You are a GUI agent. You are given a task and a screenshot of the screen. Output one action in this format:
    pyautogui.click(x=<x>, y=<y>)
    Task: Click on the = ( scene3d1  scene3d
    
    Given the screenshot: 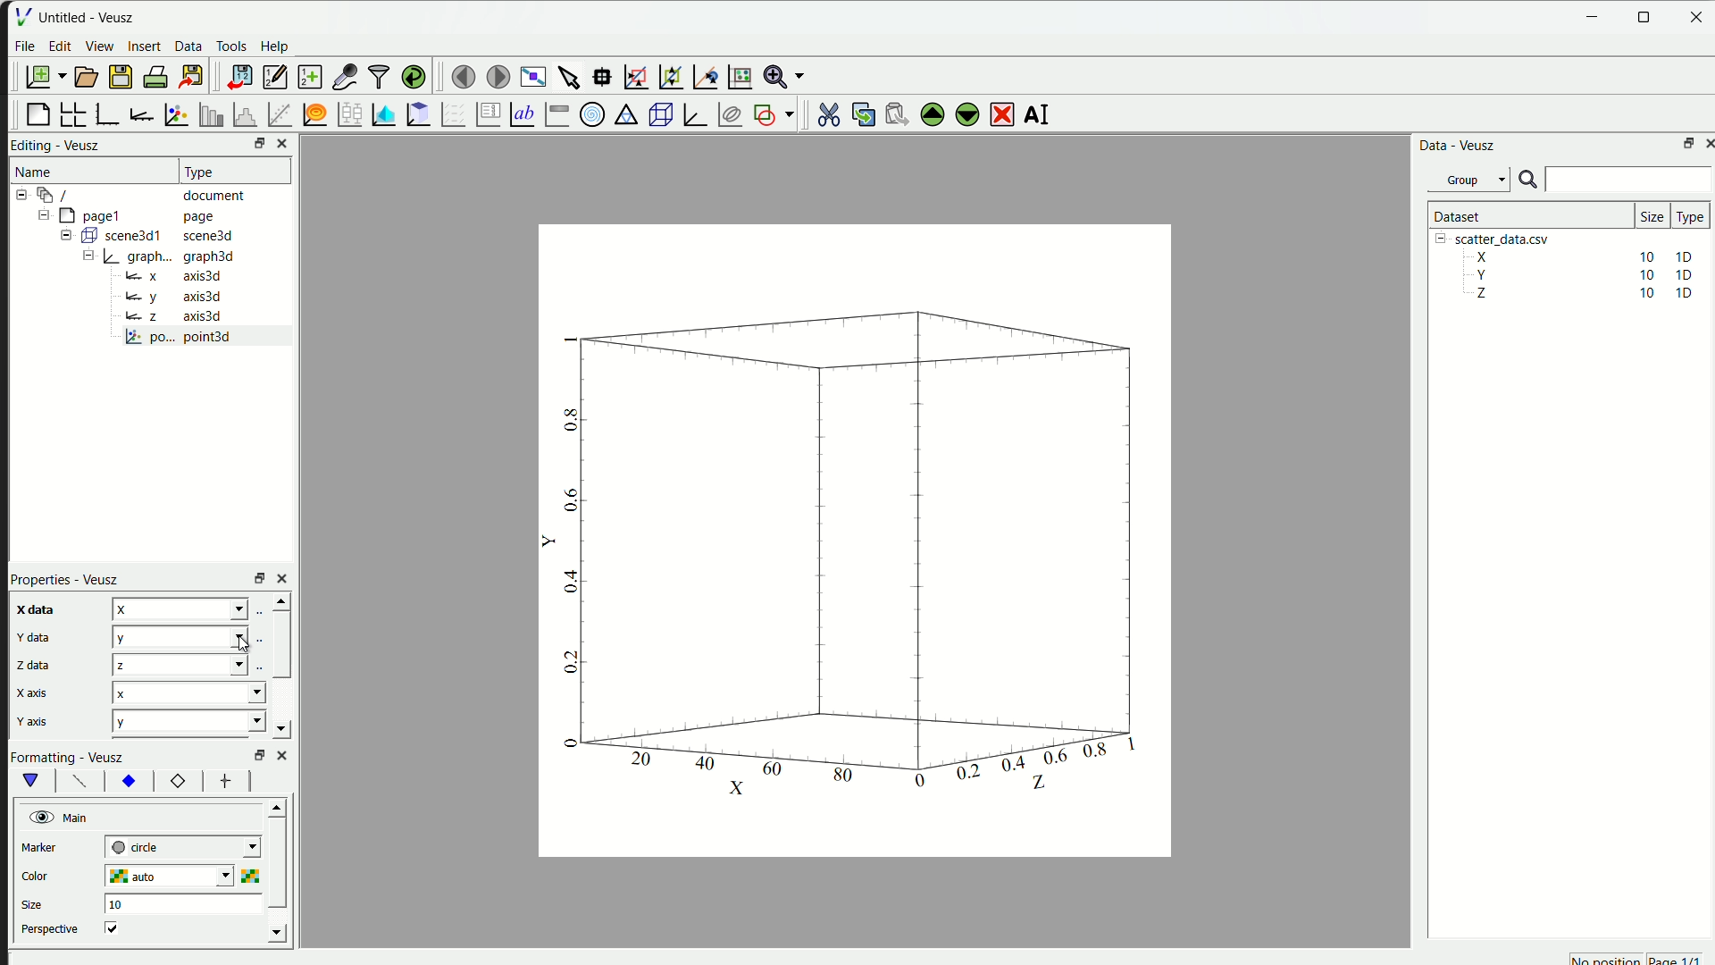 What is the action you would take?
    pyautogui.click(x=151, y=235)
    